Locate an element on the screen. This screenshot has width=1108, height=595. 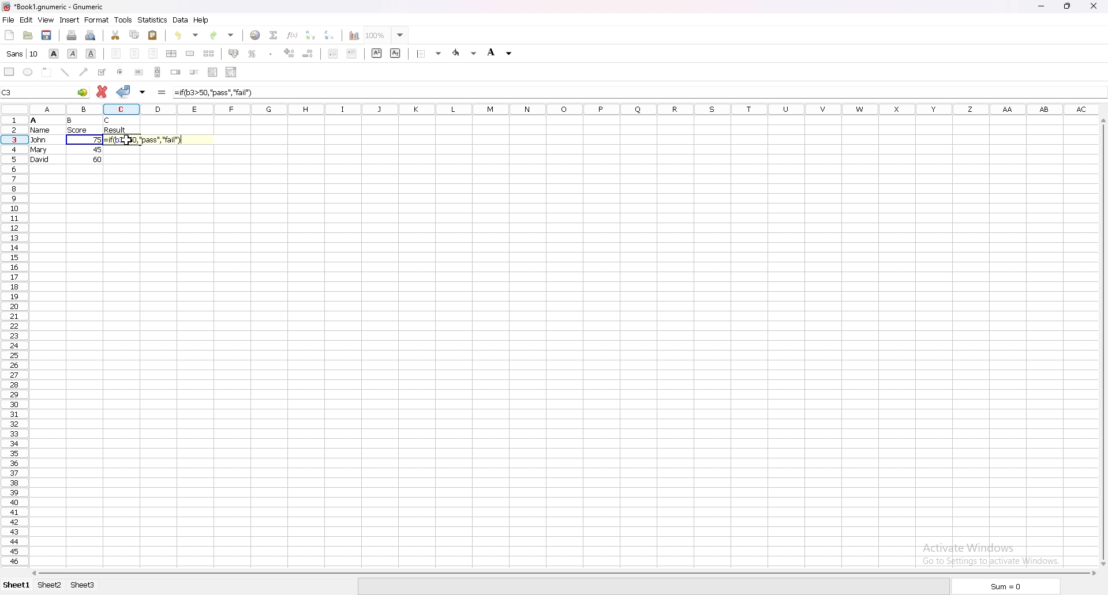
mary is located at coordinates (39, 150).